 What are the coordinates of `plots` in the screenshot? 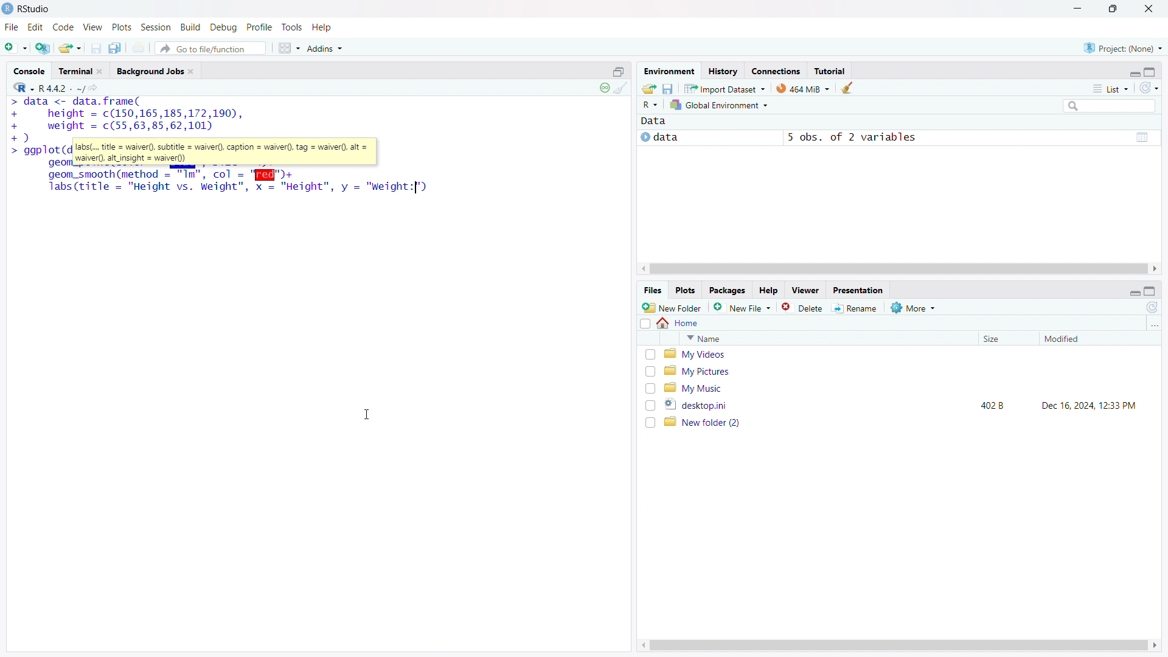 It's located at (686, 291).